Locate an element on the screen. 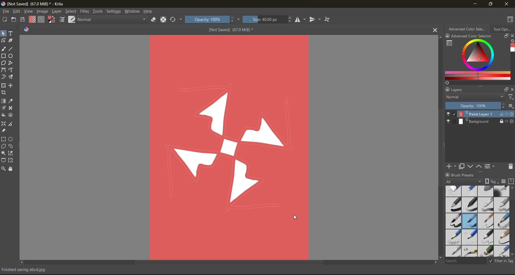  tools is located at coordinates (11, 77).